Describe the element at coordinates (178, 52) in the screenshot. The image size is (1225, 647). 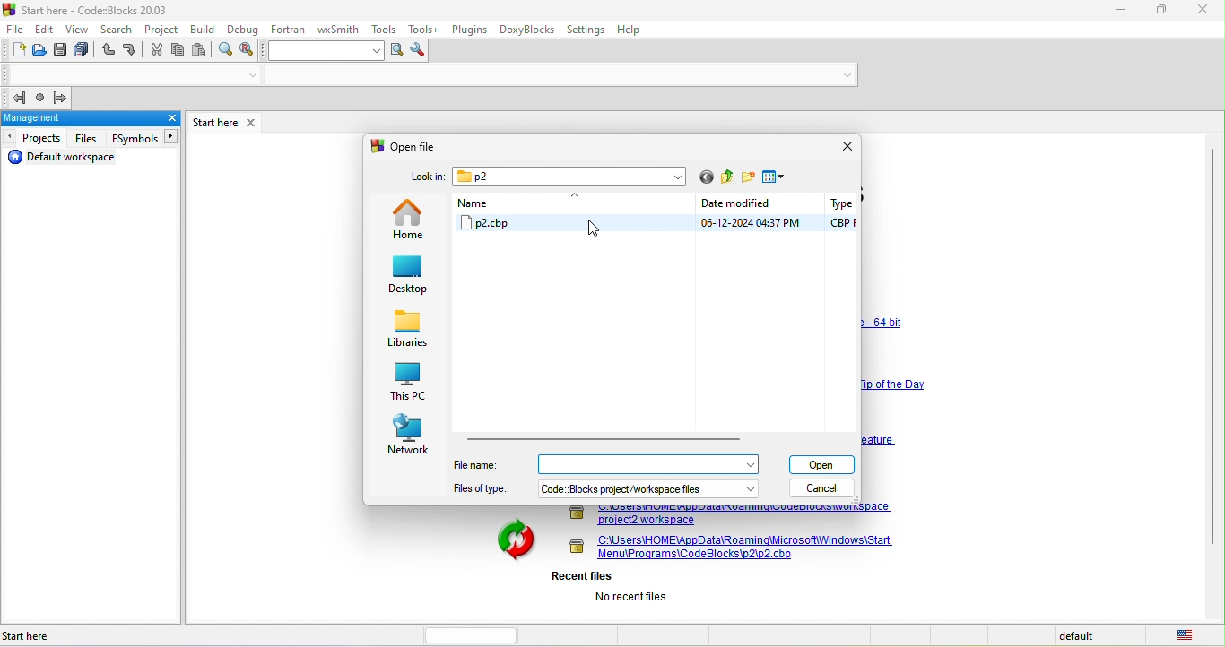
I see `copy` at that location.